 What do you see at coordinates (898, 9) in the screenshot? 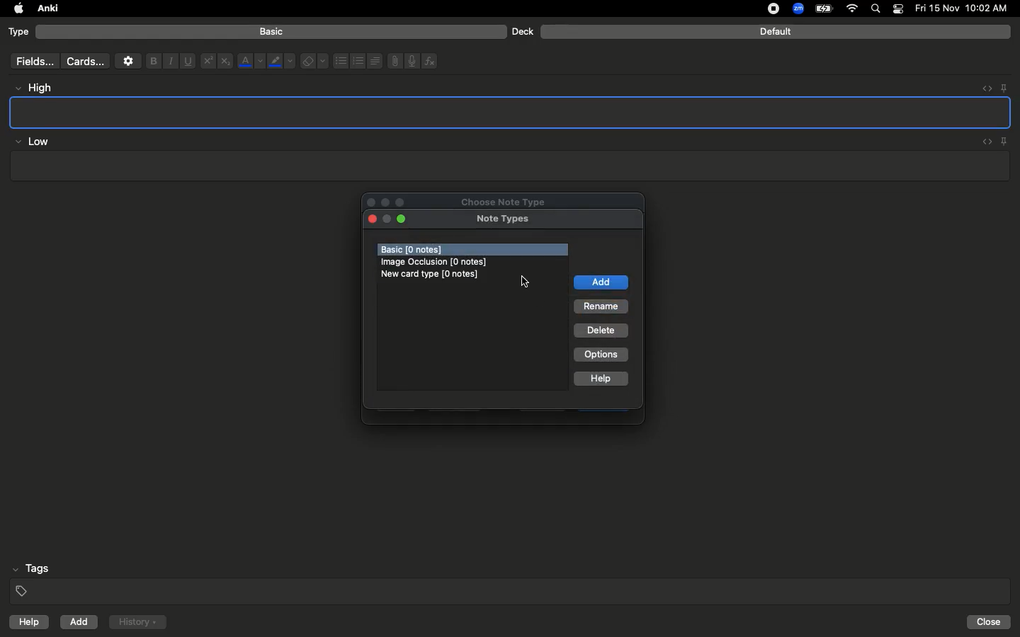
I see `Notification bar` at bounding box center [898, 9].